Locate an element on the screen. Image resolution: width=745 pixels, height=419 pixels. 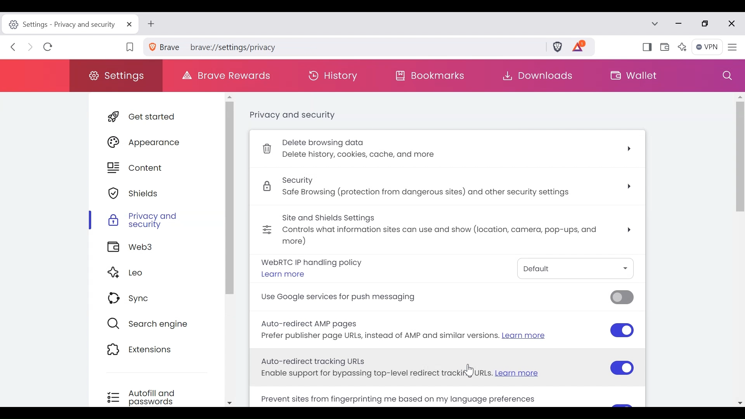
Scrollbar is located at coordinates (229, 198).